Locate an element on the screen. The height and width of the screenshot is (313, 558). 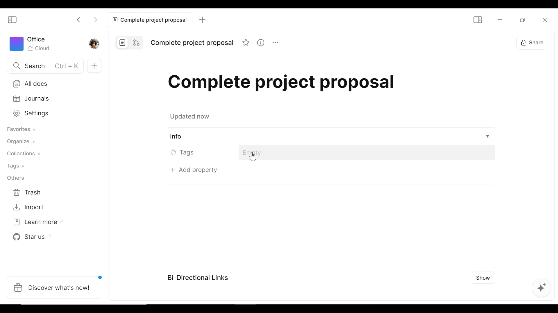
information is located at coordinates (262, 43).